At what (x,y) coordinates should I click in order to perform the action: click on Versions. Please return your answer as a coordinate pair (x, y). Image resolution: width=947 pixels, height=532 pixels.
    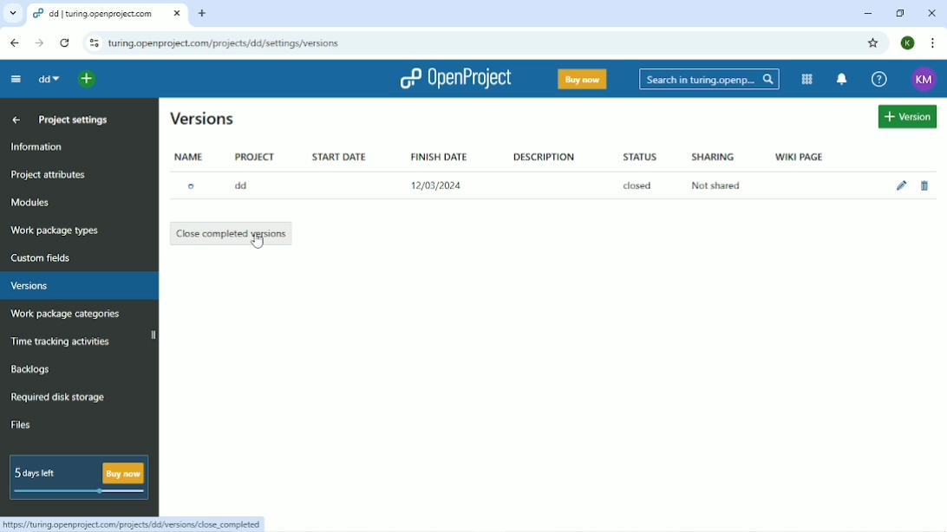
    Looking at the image, I should click on (204, 118).